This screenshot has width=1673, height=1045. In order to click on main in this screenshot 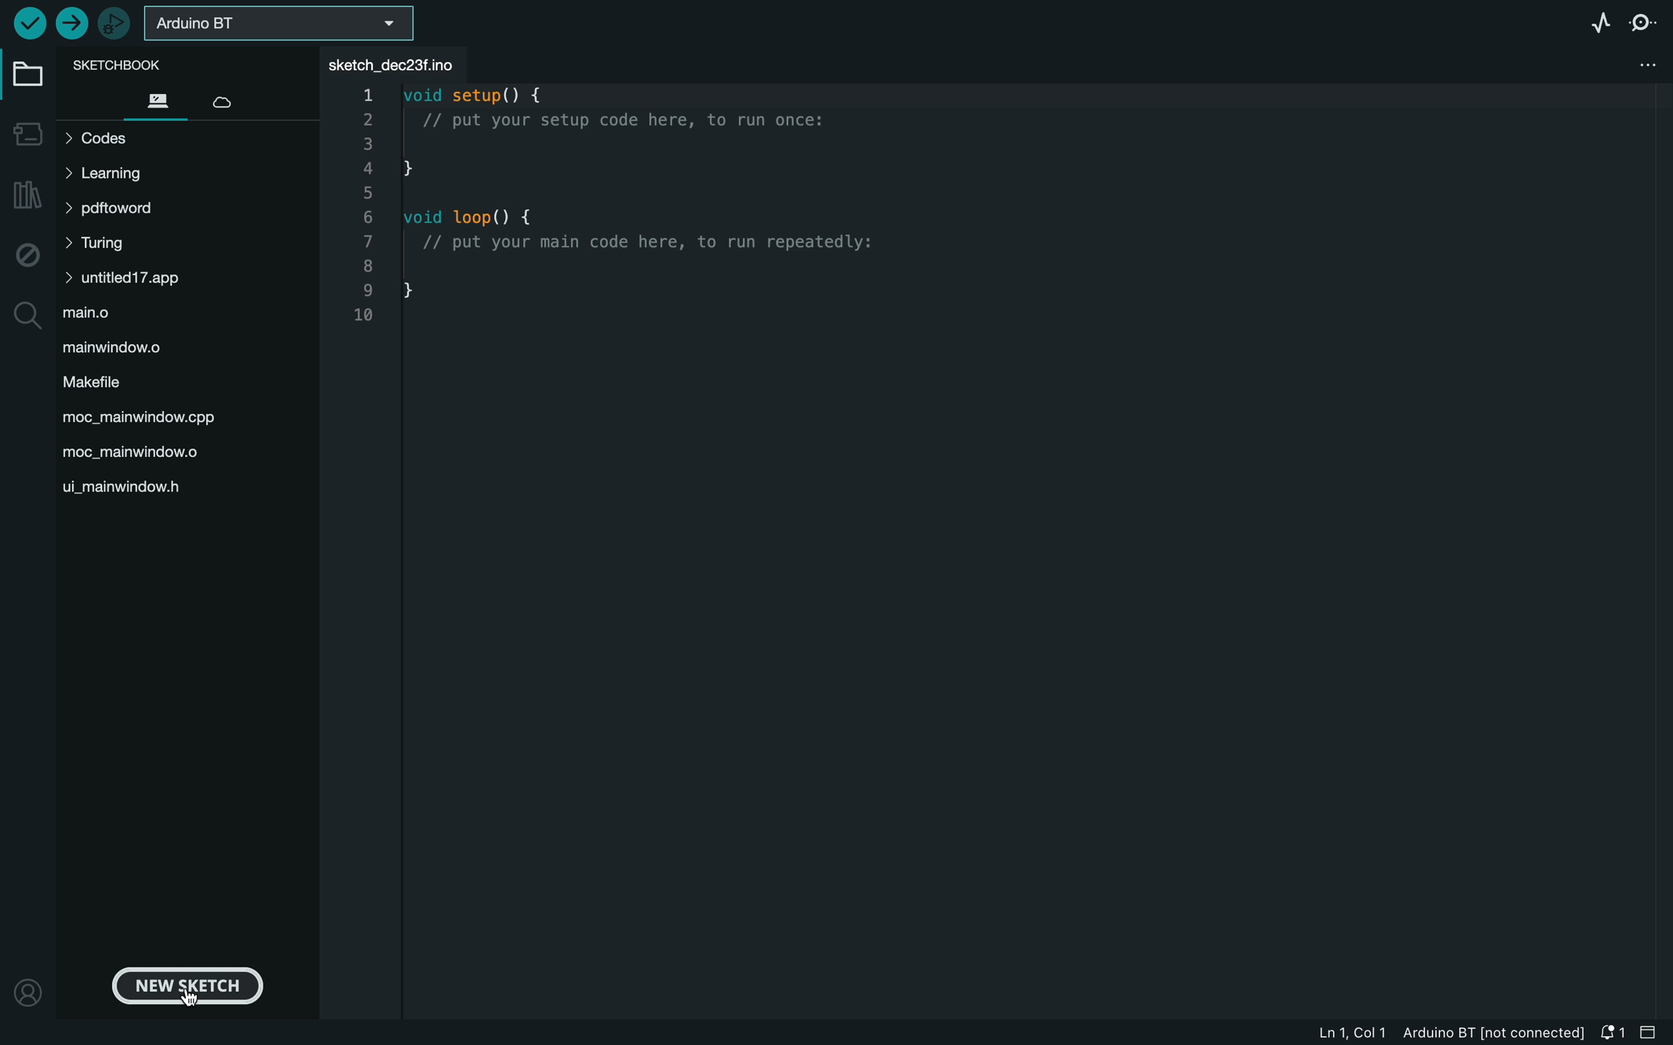, I will do `click(98, 310)`.